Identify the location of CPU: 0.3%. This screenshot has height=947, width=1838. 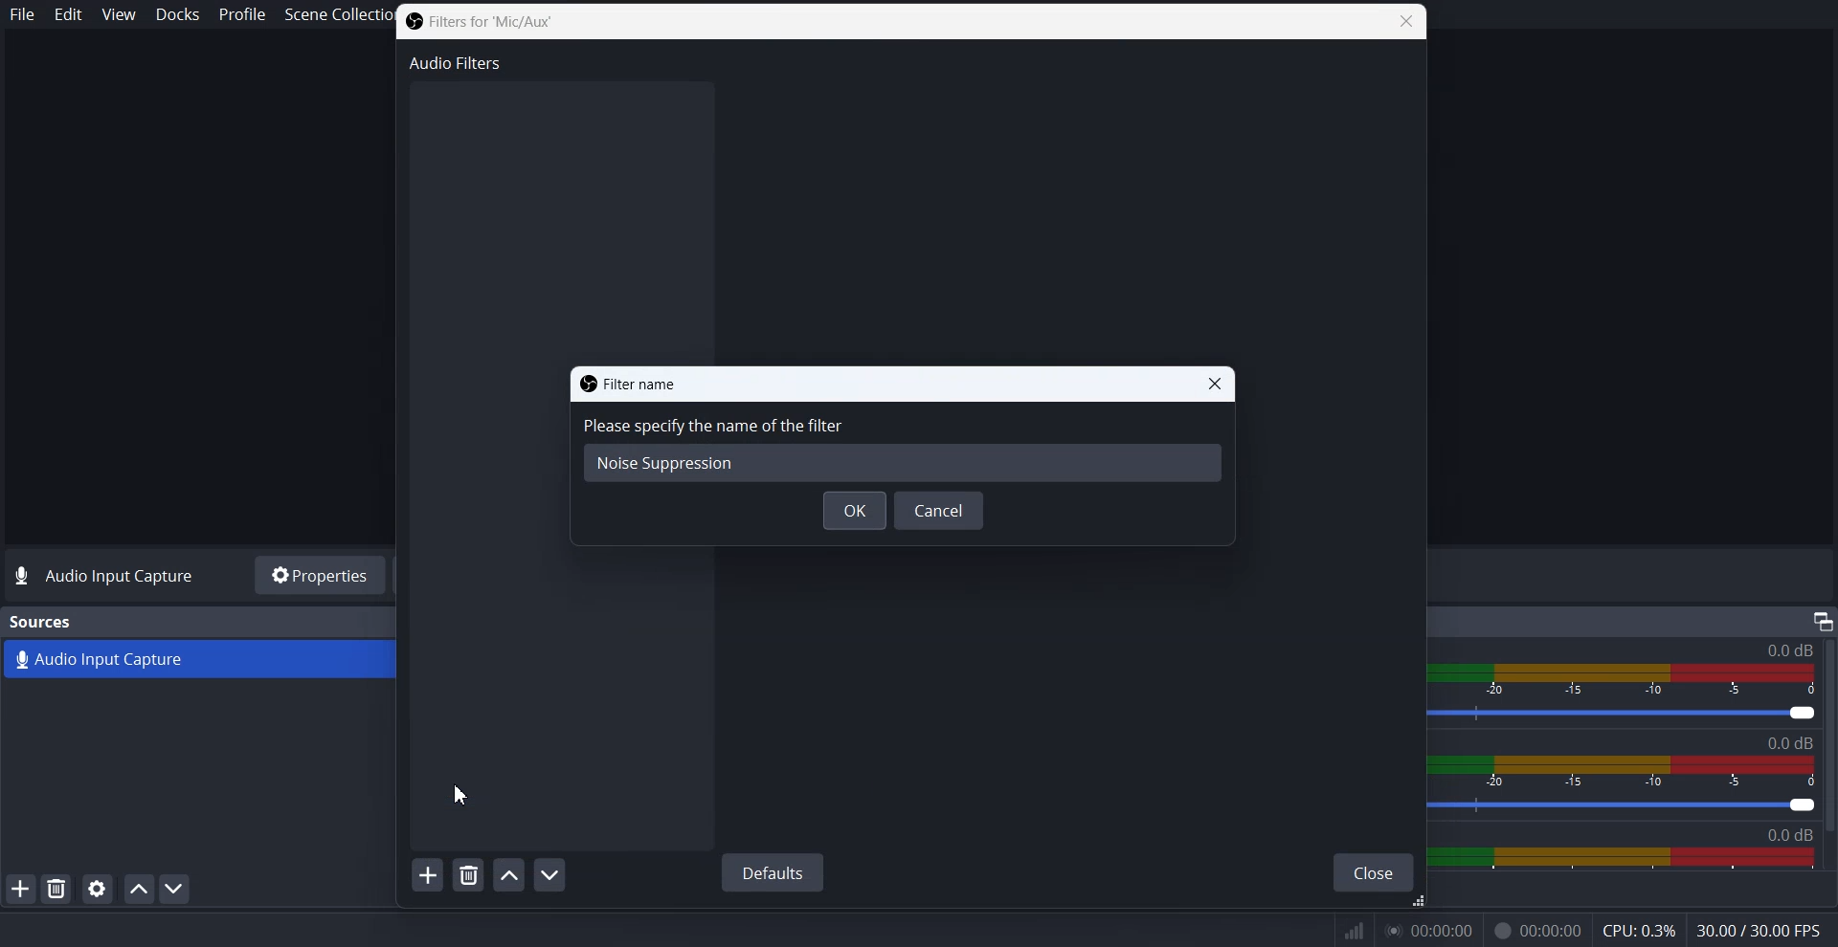
(1638, 933).